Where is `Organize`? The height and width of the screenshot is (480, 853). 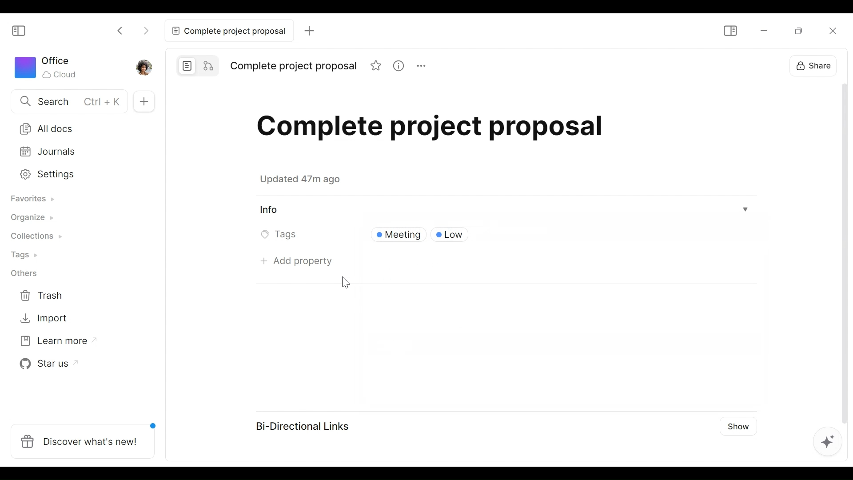 Organize is located at coordinates (34, 219).